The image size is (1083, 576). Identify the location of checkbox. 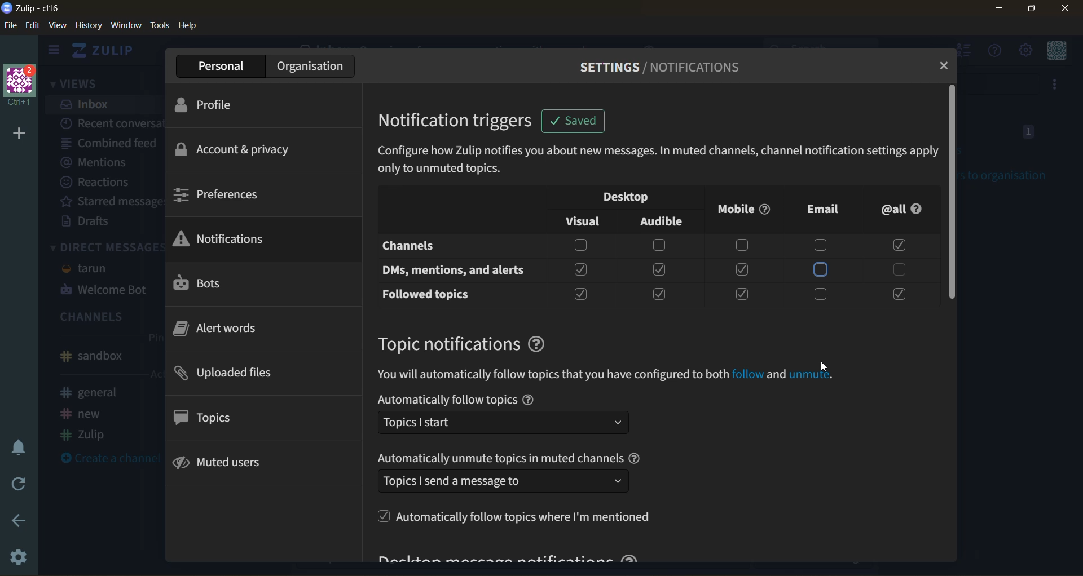
(660, 292).